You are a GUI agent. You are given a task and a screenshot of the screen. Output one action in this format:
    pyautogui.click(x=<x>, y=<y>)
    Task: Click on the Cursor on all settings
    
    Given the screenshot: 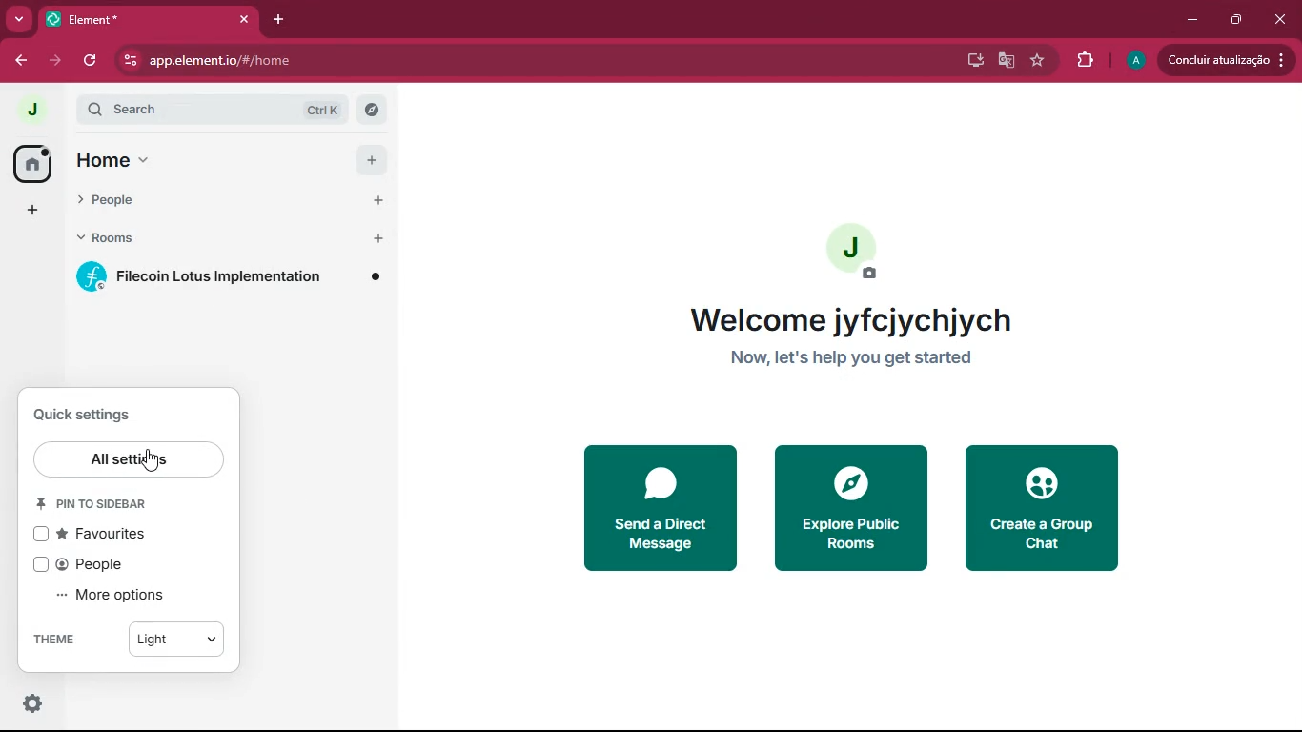 What is the action you would take?
    pyautogui.click(x=131, y=460)
    